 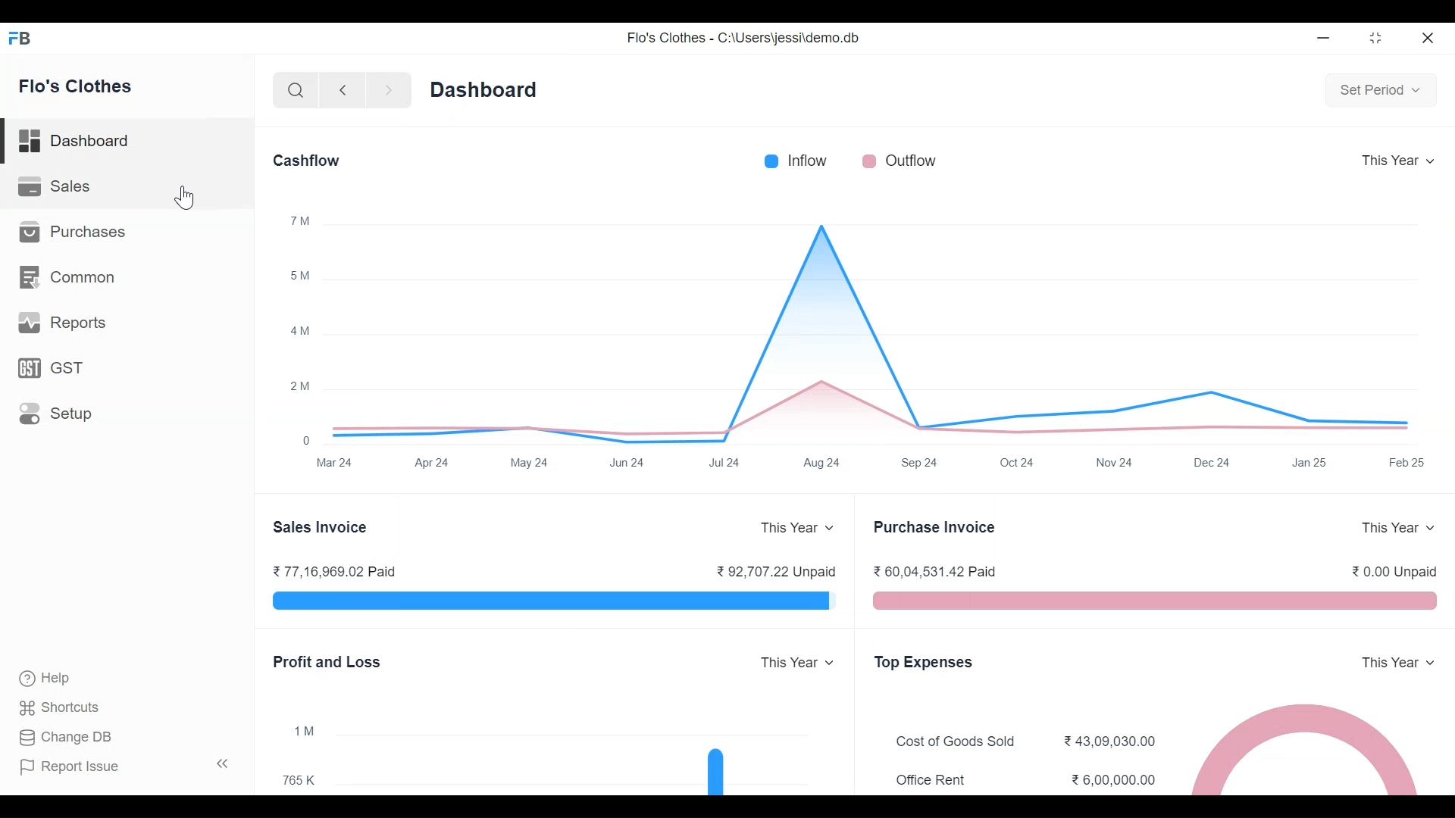 I want to click on 92,707.22 Unpaid, so click(x=775, y=573).